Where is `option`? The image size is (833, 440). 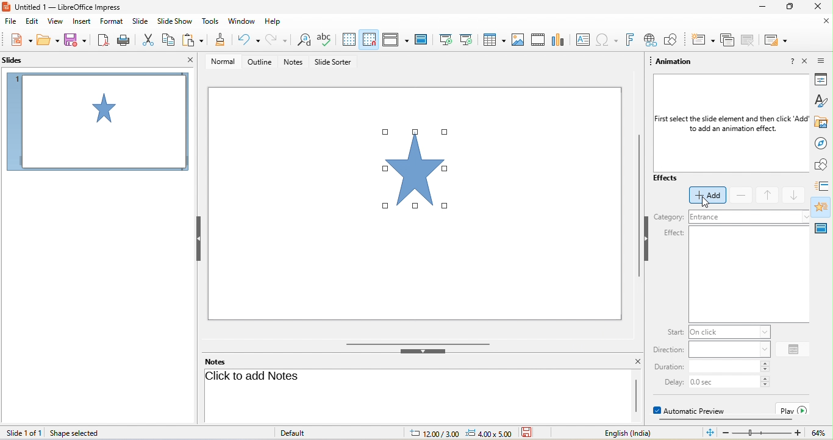 option is located at coordinates (794, 349).